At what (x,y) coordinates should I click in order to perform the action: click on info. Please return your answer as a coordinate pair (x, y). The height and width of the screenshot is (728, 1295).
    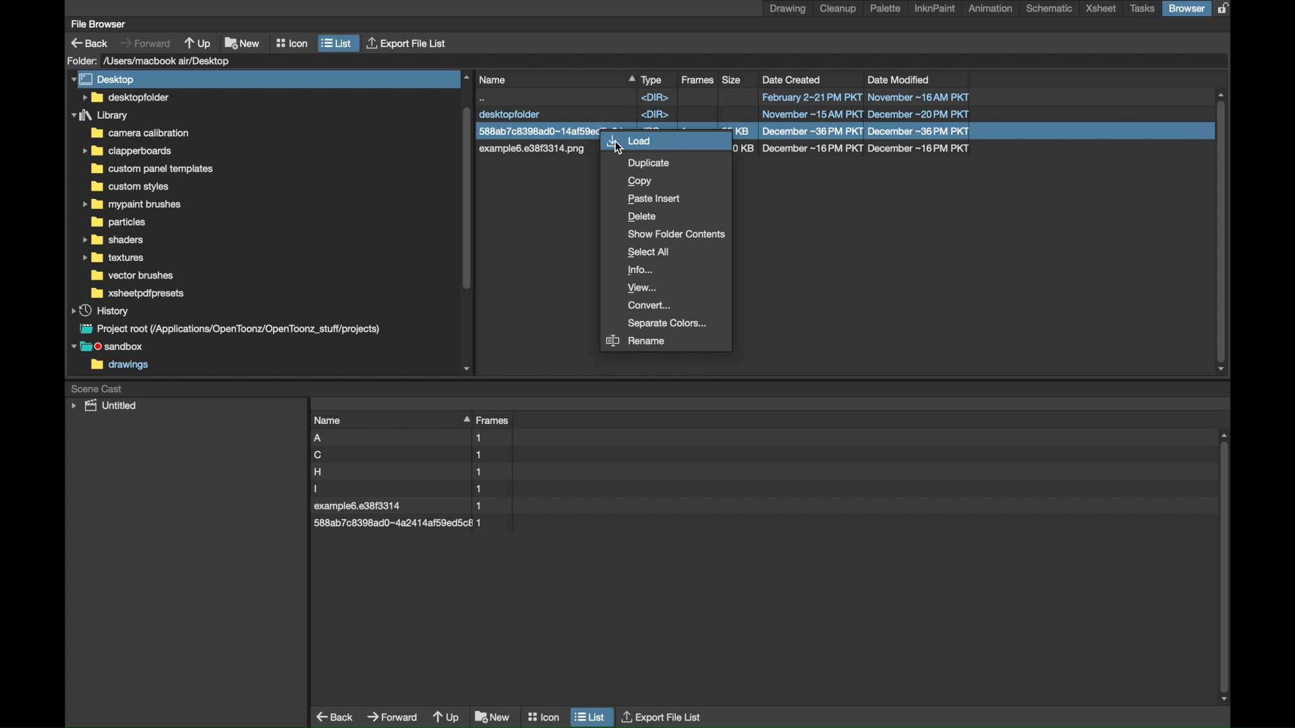
    Looking at the image, I should click on (640, 270).